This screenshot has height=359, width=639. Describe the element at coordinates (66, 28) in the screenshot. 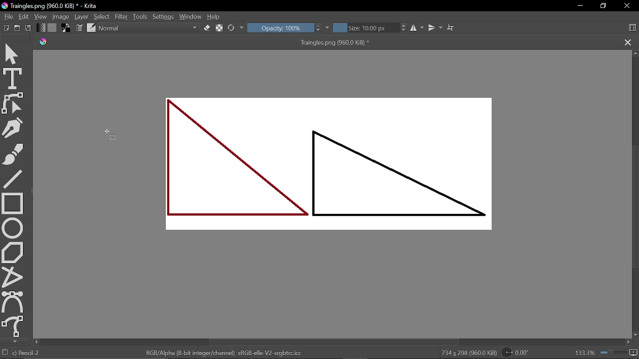

I see `Background color` at that location.